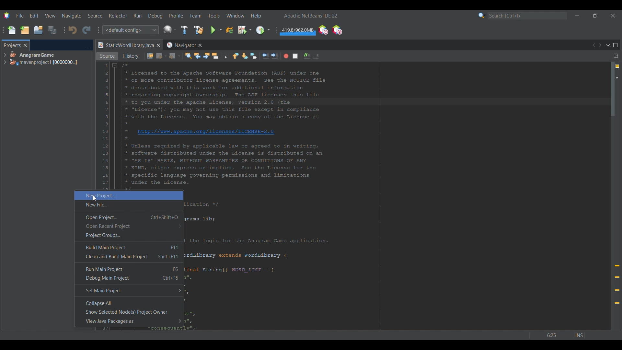 This screenshot has width=622, height=350. What do you see at coordinates (557, 335) in the screenshot?
I see `Status bar details` at bounding box center [557, 335].